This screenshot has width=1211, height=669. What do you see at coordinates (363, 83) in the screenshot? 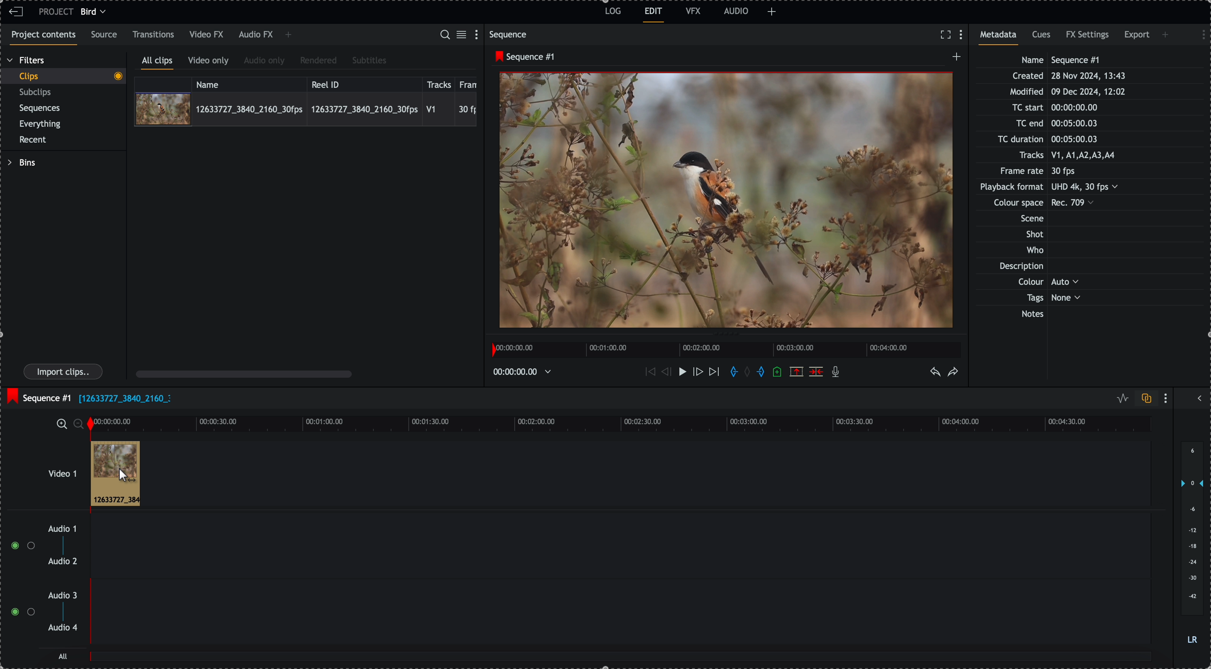
I see `reel ID` at bounding box center [363, 83].